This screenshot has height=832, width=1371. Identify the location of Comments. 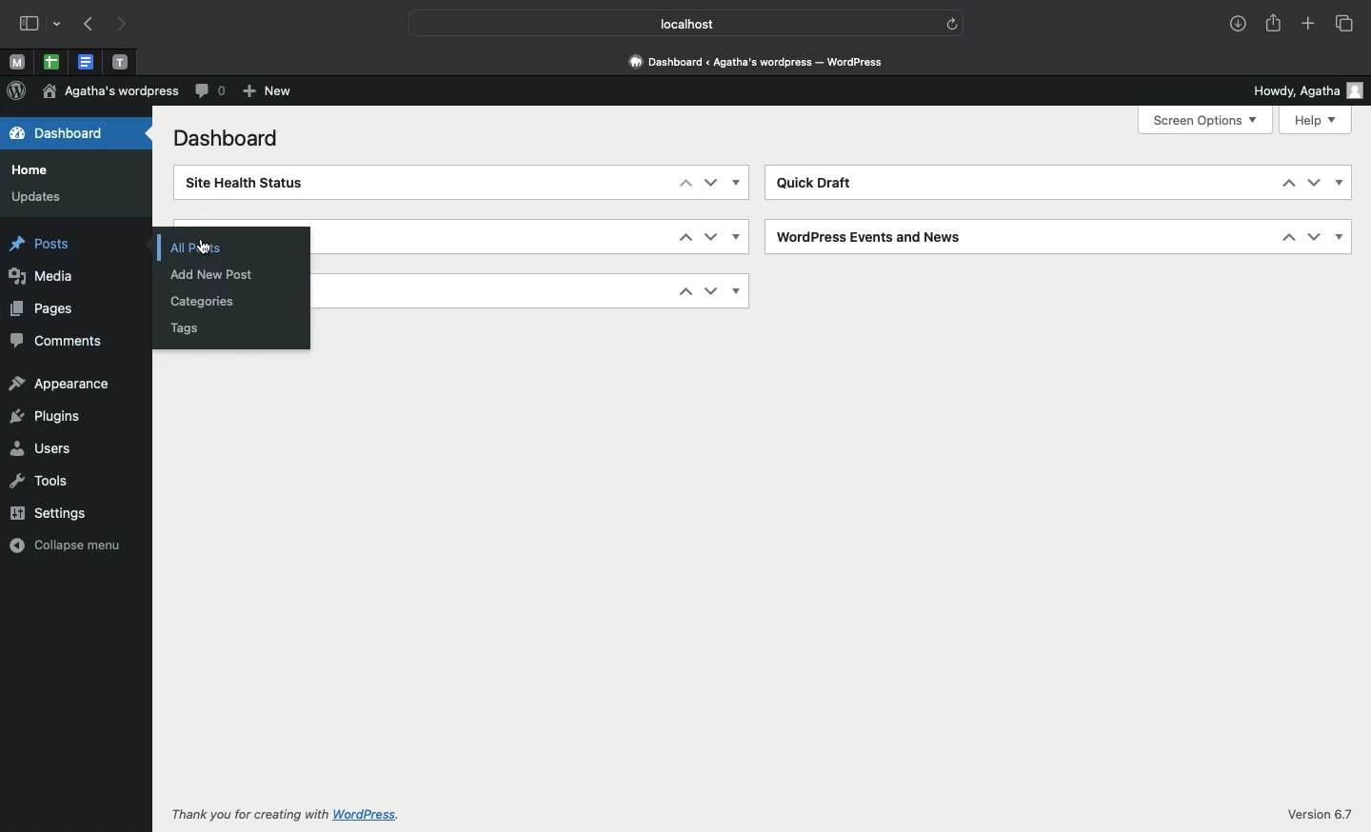
(209, 92).